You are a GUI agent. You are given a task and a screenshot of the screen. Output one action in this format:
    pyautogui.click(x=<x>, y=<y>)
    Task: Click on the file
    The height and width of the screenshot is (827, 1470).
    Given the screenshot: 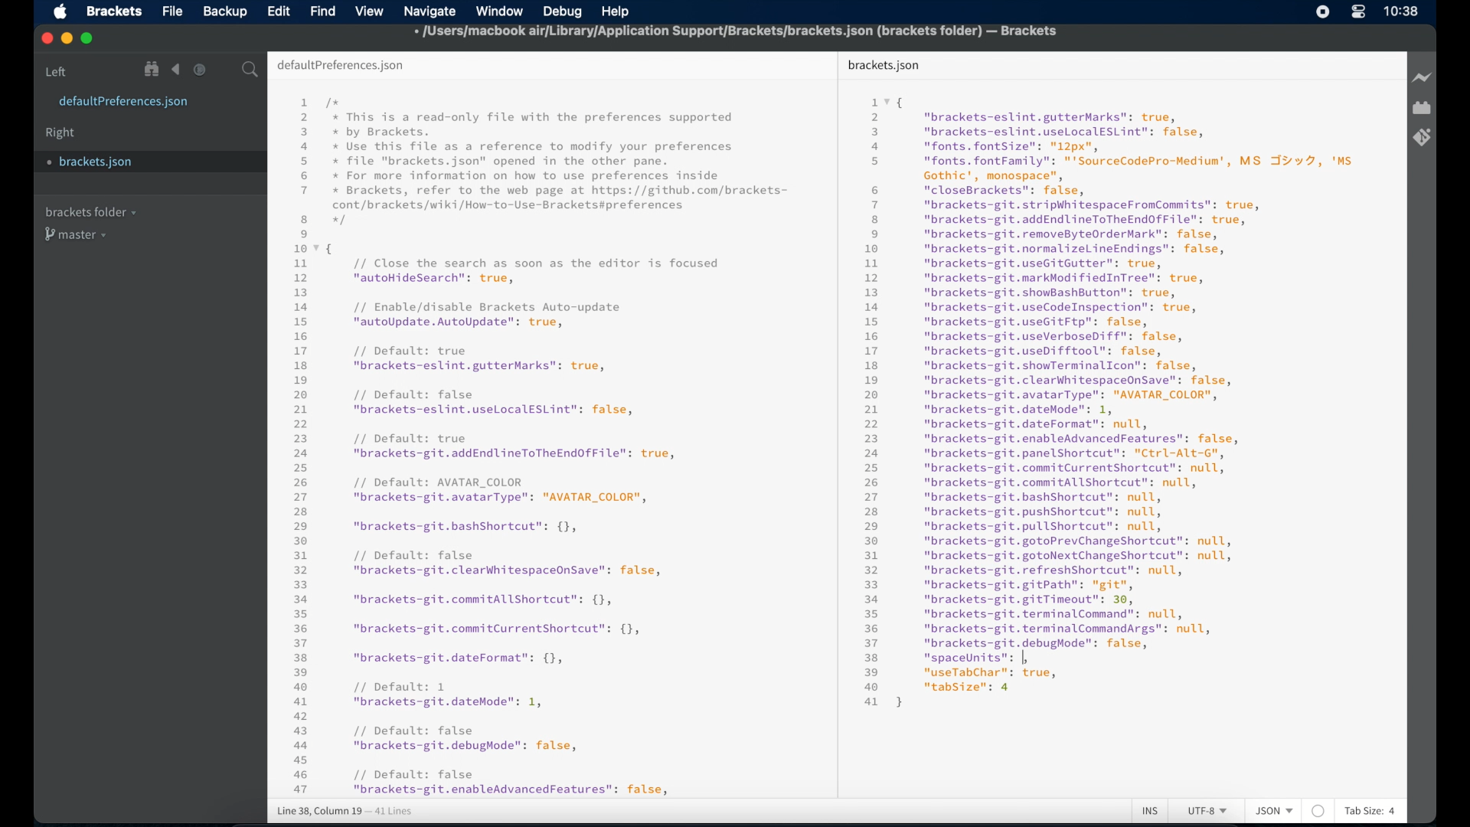 What is the action you would take?
    pyautogui.click(x=174, y=12)
    